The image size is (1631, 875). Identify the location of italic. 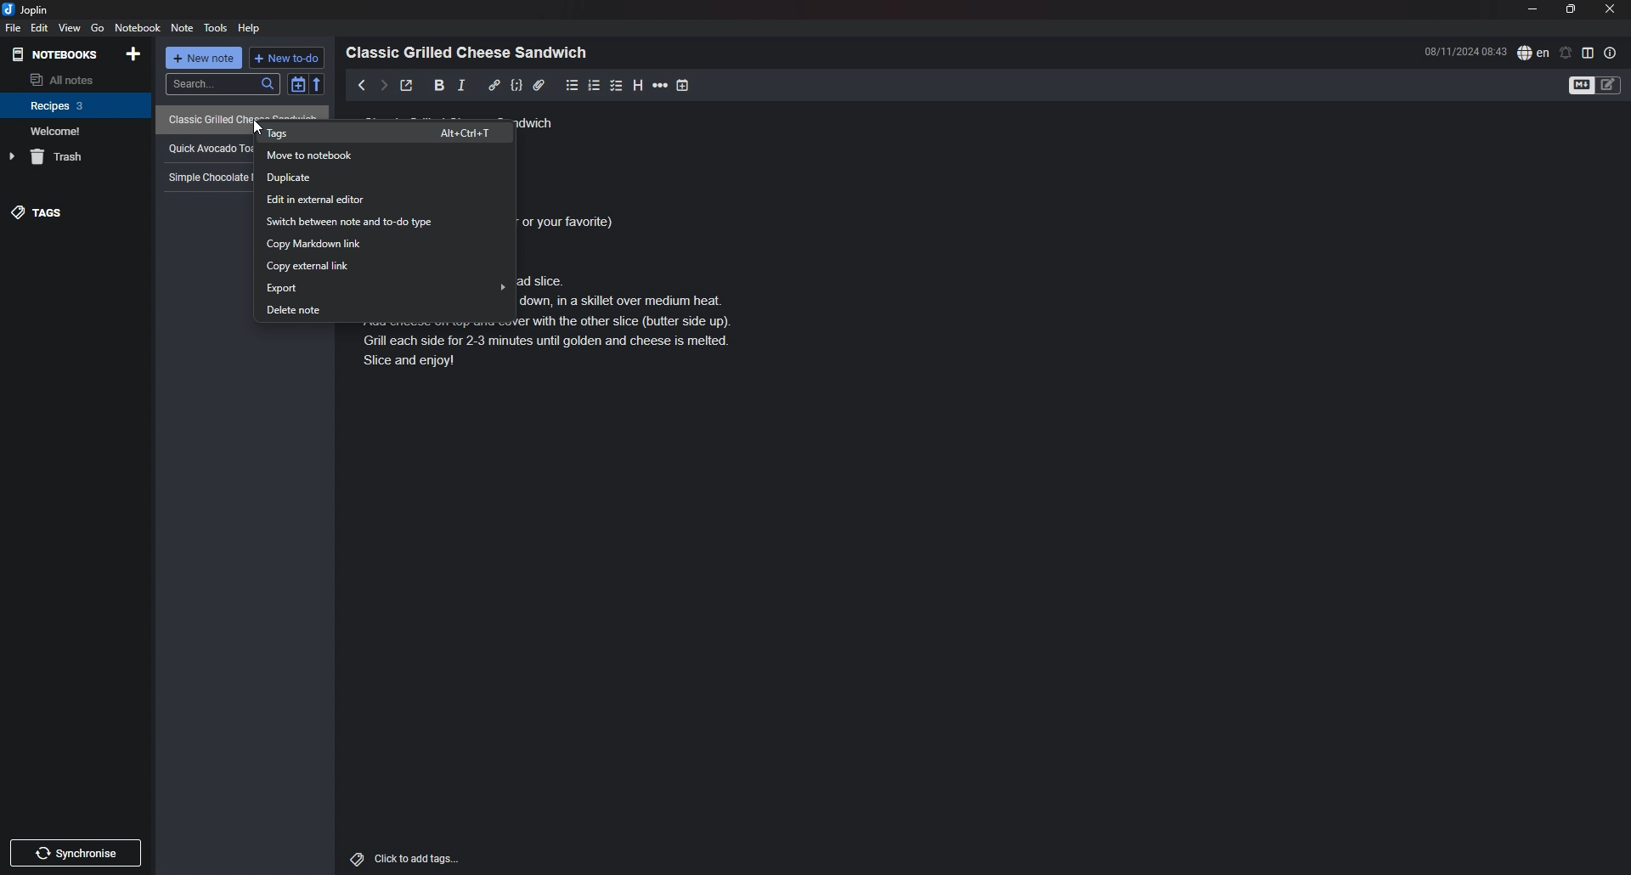
(461, 85).